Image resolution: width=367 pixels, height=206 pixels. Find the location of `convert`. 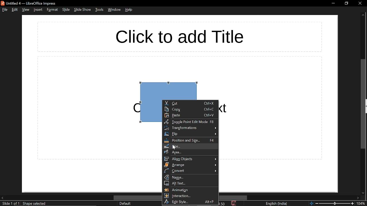

convert is located at coordinates (190, 171).